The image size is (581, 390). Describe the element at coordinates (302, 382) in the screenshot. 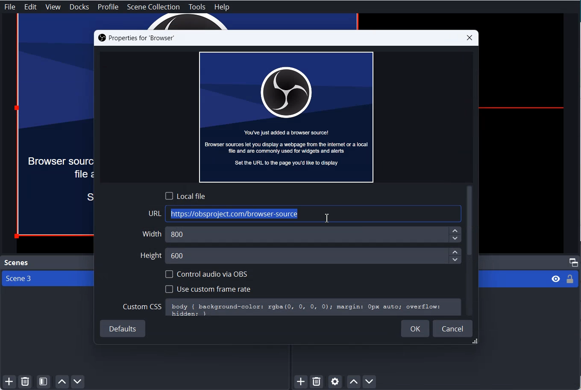

I see `Add Source` at that location.